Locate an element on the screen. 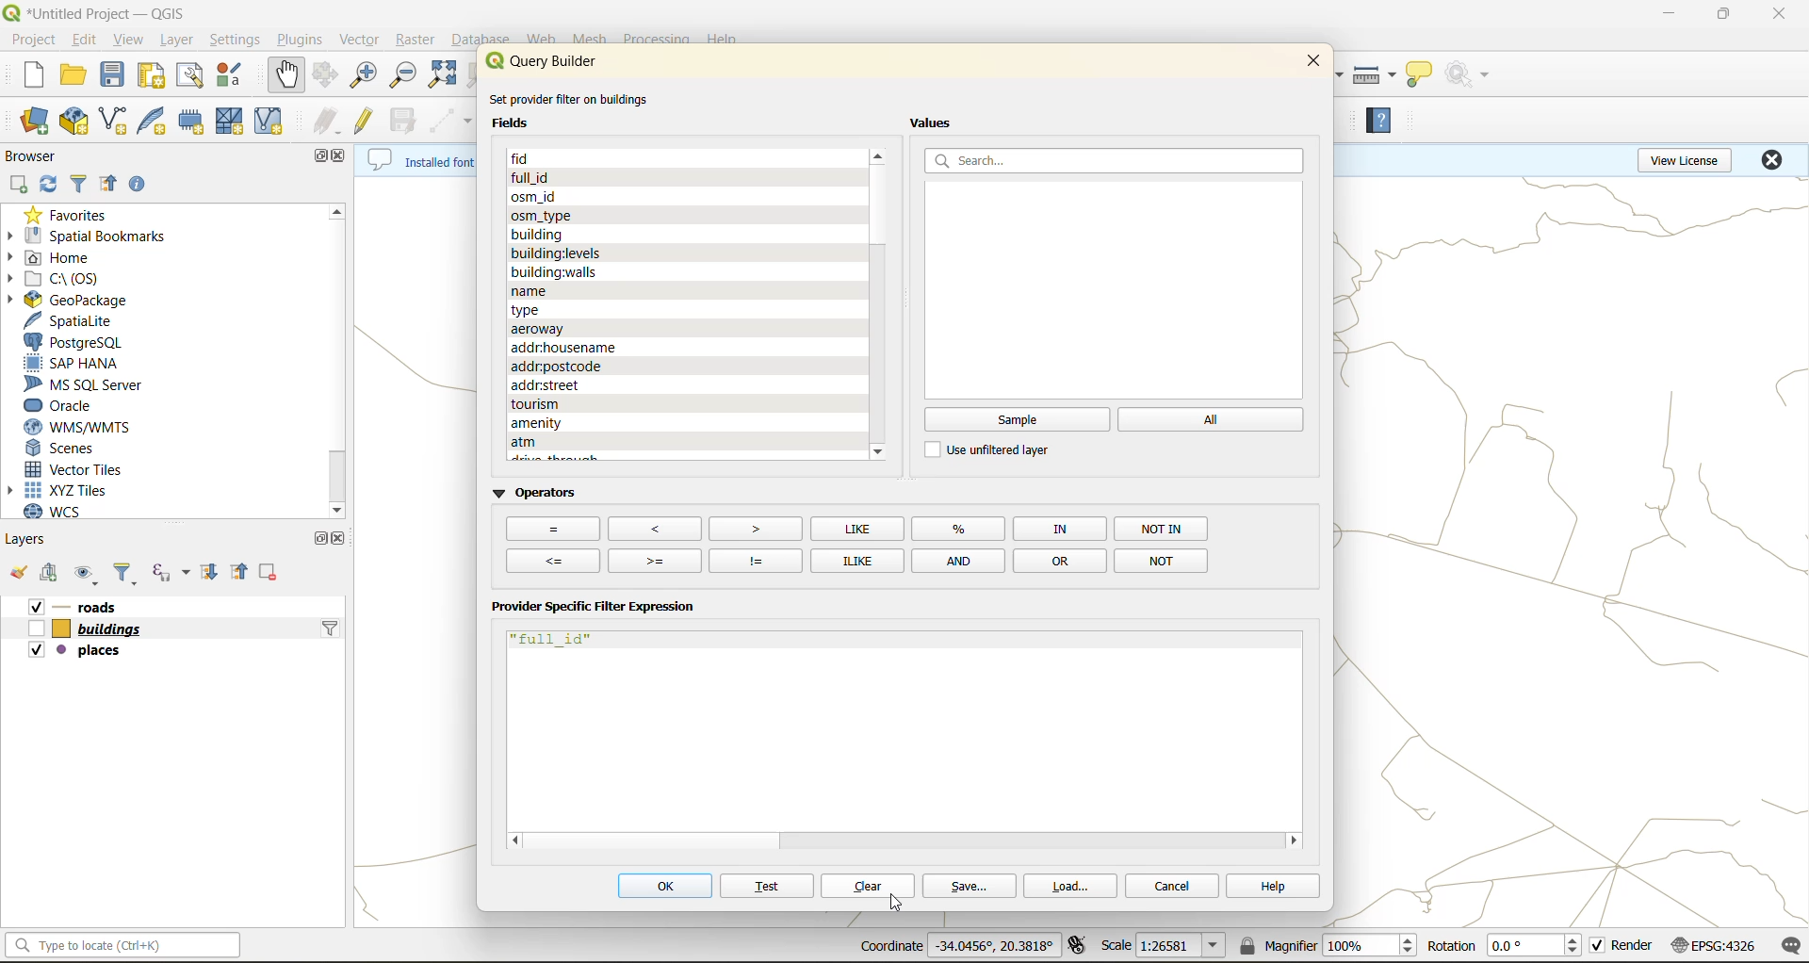 The width and height of the screenshot is (1809, 963). close is located at coordinates (1309, 66).